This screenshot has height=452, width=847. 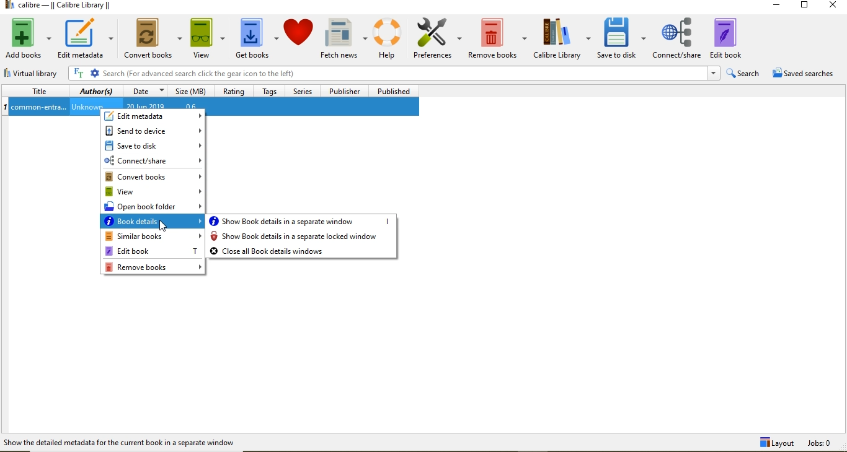 I want to click on save to disk, so click(x=623, y=39).